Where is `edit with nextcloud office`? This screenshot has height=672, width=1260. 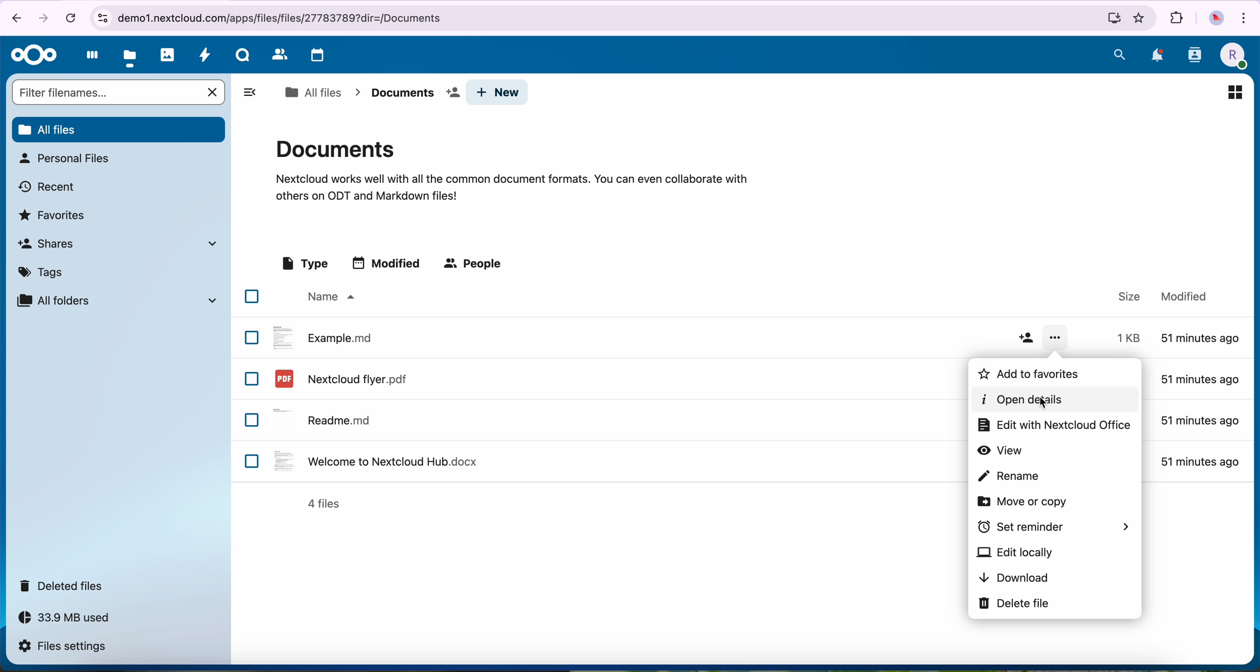 edit with nextcloud office is located at coordinates (1053, 424).